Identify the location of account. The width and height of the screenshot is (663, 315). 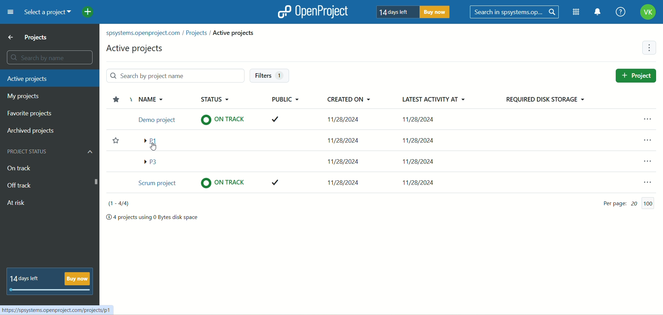
(648, 12).